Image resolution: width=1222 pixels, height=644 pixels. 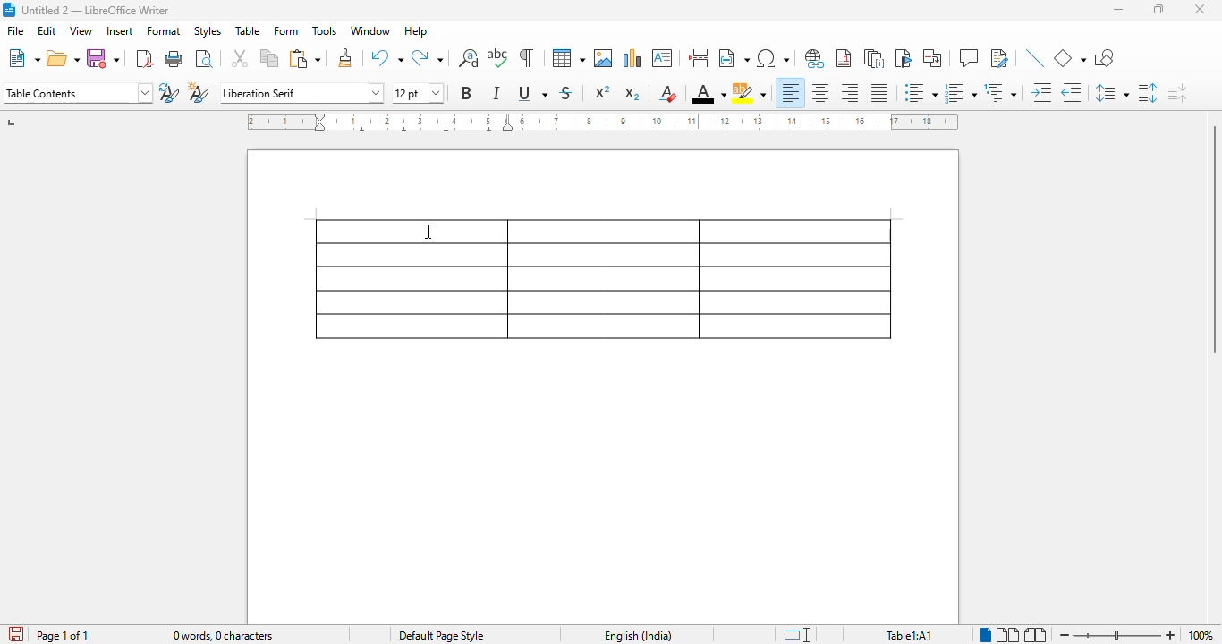 I want to click on decrease paragraph spacing, so click(x=1177, y=93).